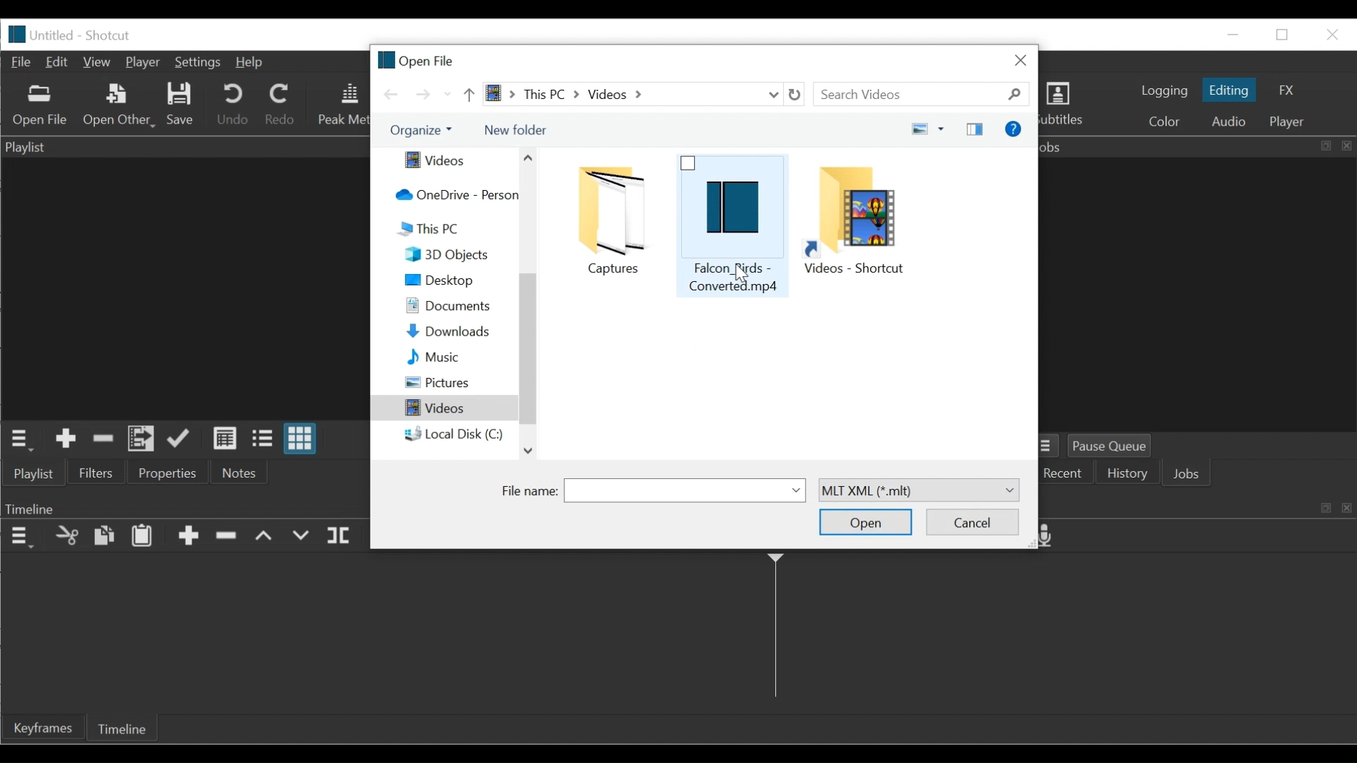  I want to click on Timeline Panel, so click(185, 507).